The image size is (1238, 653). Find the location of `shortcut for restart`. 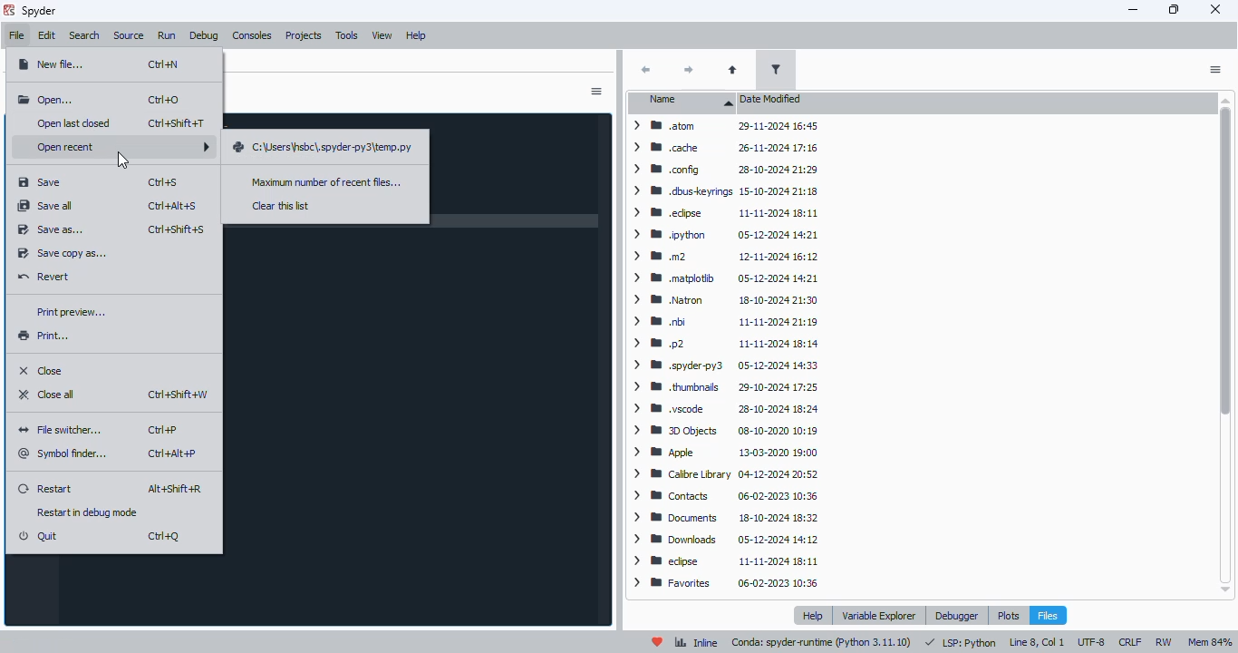

shortcut for restart is located at coordinates (177, 489).